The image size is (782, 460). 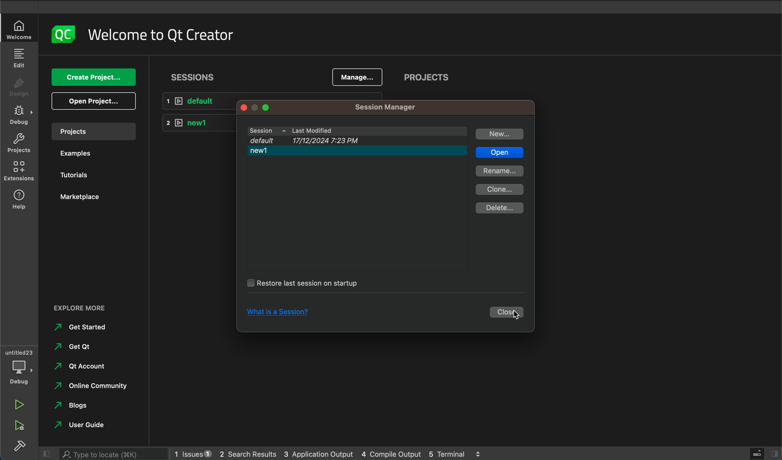 What do you see at coordinates (501, 189) in the screenshot?
I see `clone` at bounding box center [501, 189].